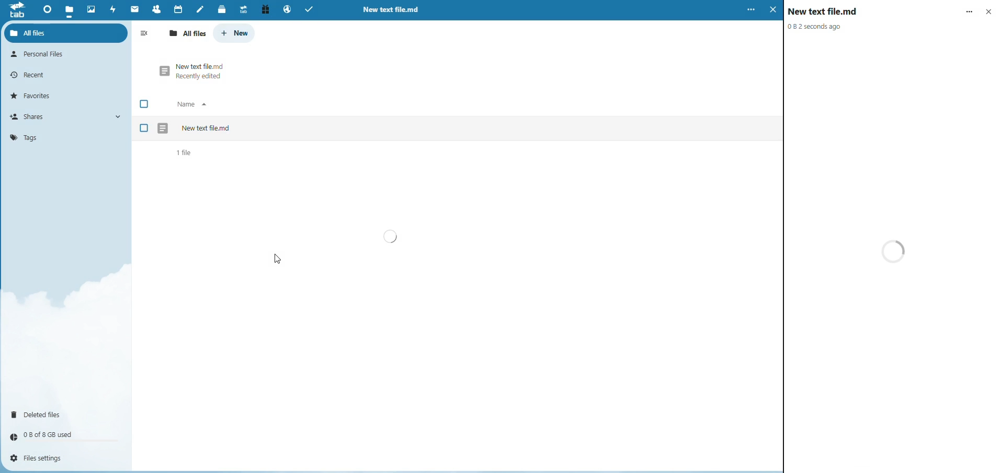 This screenshot has height=473, width=1001. What do you see at coordinates (312, 10) in the screenshot?
I see `Tasks` at bounding box center [312, 10].